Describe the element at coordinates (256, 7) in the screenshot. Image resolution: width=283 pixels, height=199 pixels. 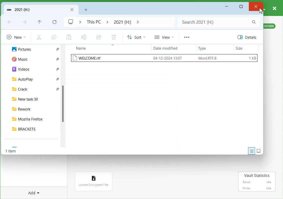
I see `close` at that location.